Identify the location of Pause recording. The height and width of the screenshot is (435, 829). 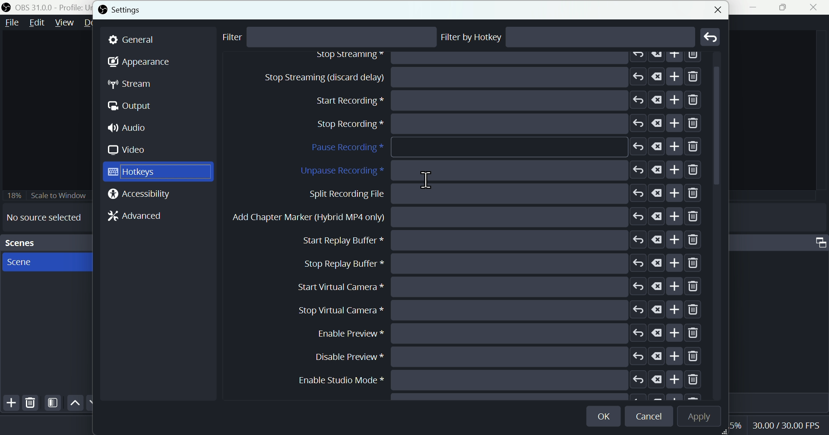
(495, 147).